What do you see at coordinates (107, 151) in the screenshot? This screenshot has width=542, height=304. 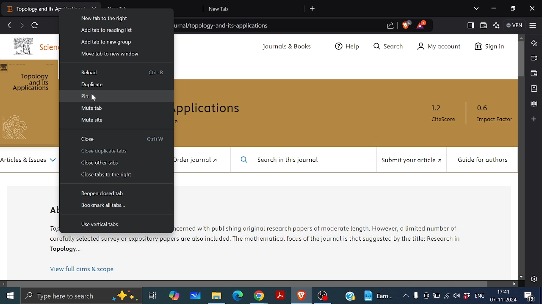 I see `Close duplicate tabs` at bounding box center [107, 151].